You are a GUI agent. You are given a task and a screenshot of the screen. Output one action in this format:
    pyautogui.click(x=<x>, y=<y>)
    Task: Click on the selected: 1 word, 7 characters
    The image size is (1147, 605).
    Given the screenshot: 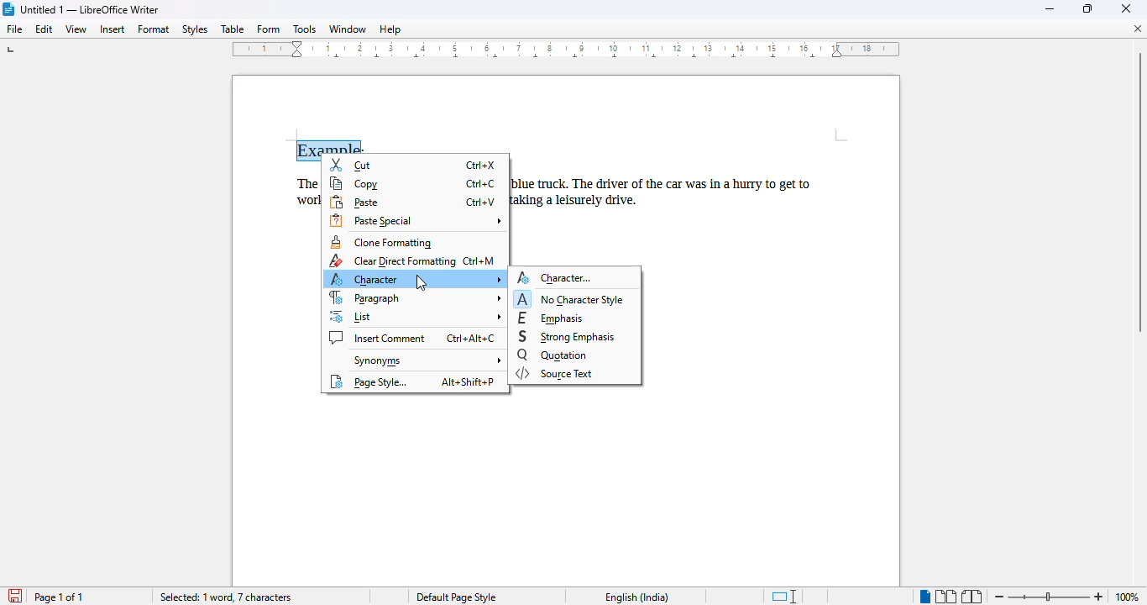 What is the action you would take?
    pyautogui.click(x=228, y=597)
    